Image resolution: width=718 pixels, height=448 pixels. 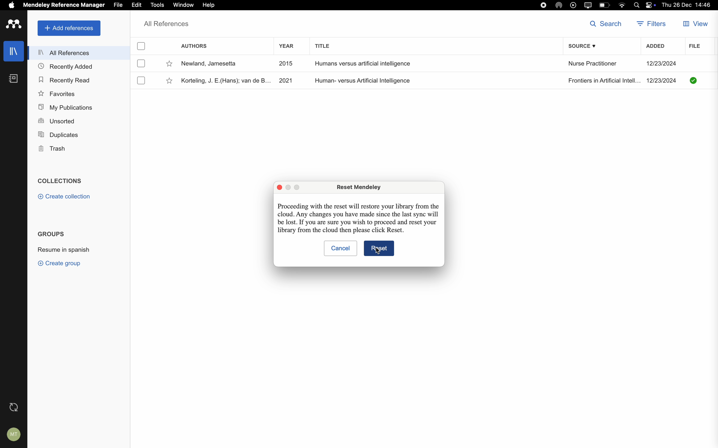 I want to click on all references, so click(x=78, y=53).